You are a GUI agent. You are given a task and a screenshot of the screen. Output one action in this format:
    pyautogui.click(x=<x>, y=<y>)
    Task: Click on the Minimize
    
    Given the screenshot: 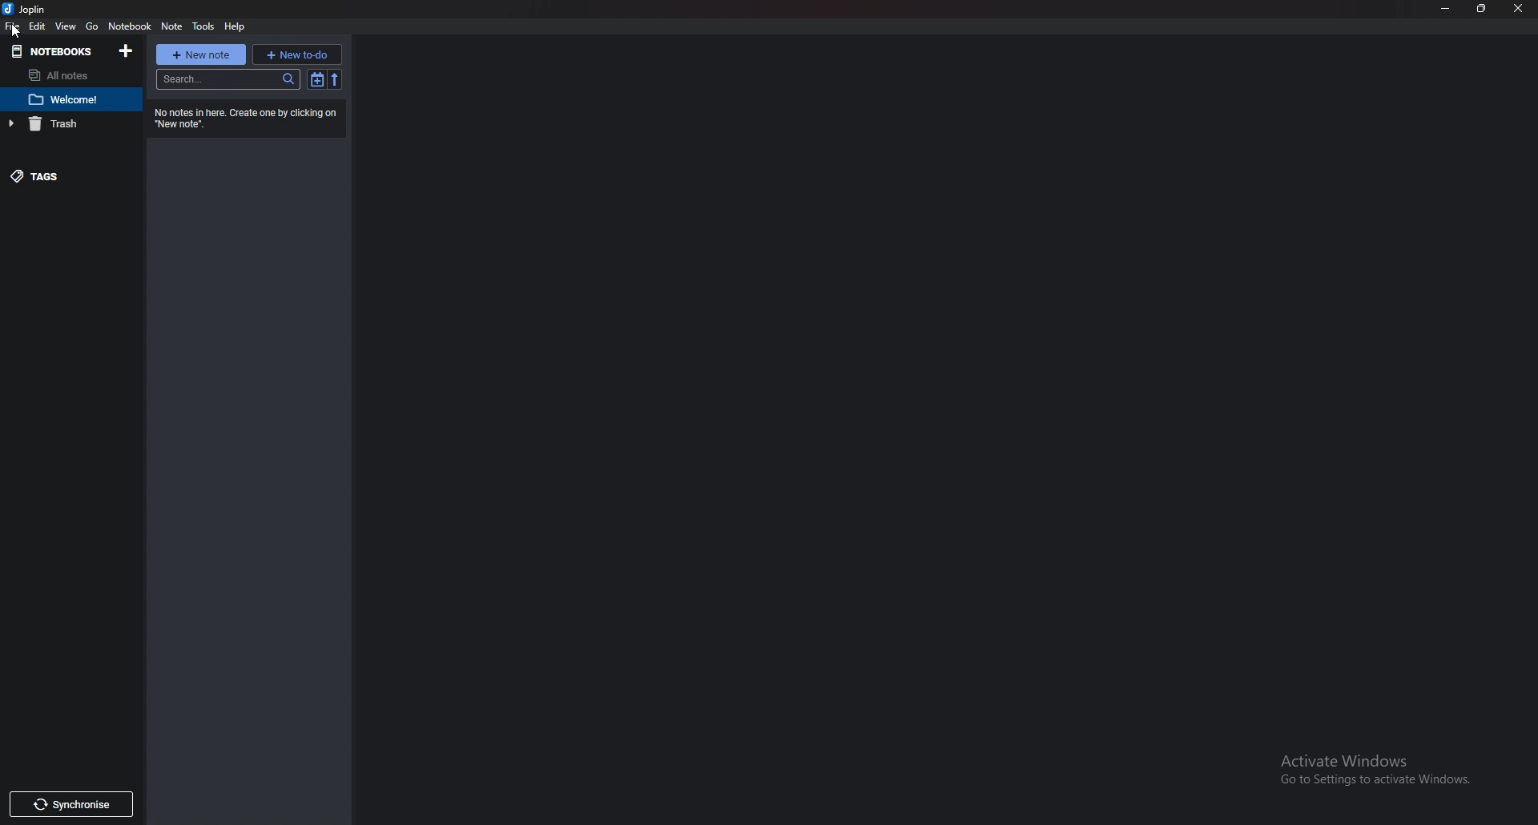 What is the action you would take?
    pyautogui.click(x=1448, y=7)
    